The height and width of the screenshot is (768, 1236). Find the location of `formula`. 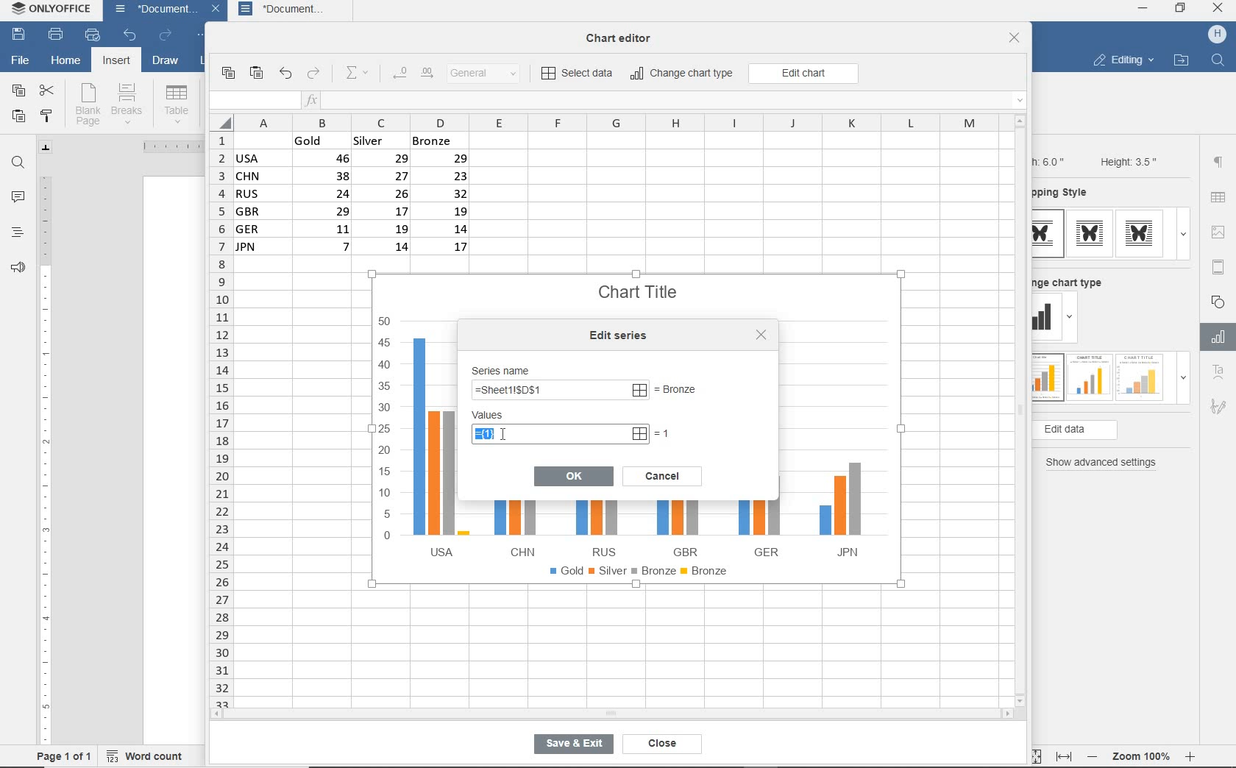

formula is located at coordinates (558, 391).